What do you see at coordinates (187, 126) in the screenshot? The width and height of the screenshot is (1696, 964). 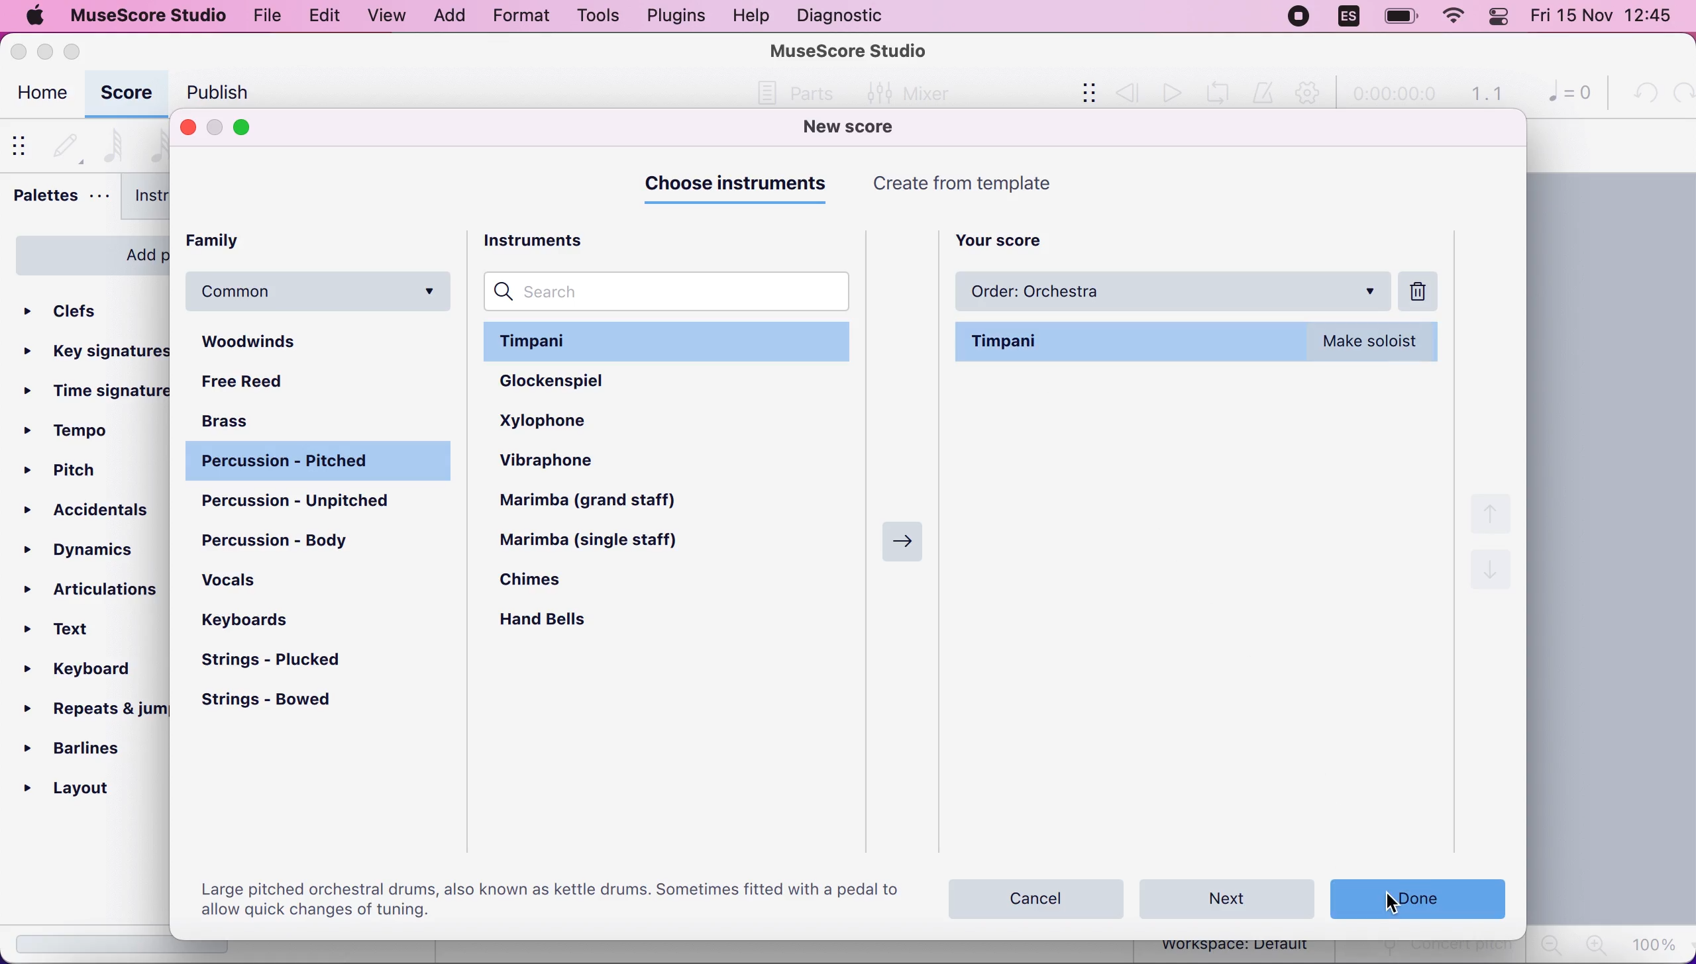 I see `close` at bounding box center [187, 126].